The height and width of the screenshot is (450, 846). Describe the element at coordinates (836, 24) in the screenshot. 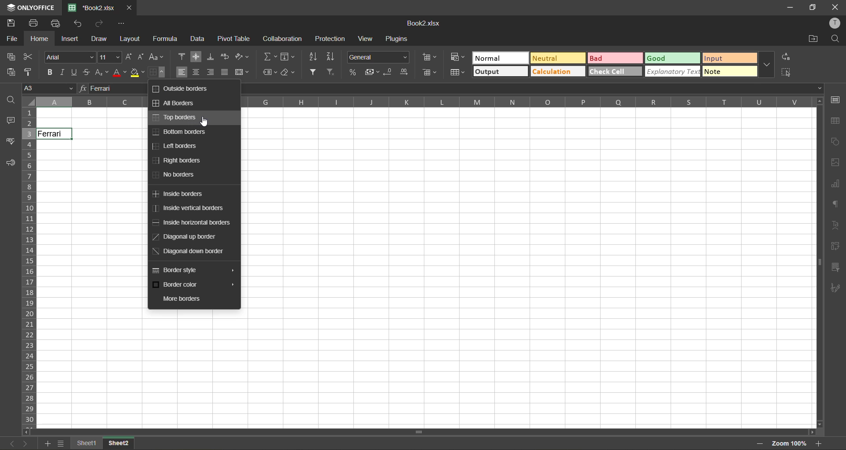

I see `profile` at that location.